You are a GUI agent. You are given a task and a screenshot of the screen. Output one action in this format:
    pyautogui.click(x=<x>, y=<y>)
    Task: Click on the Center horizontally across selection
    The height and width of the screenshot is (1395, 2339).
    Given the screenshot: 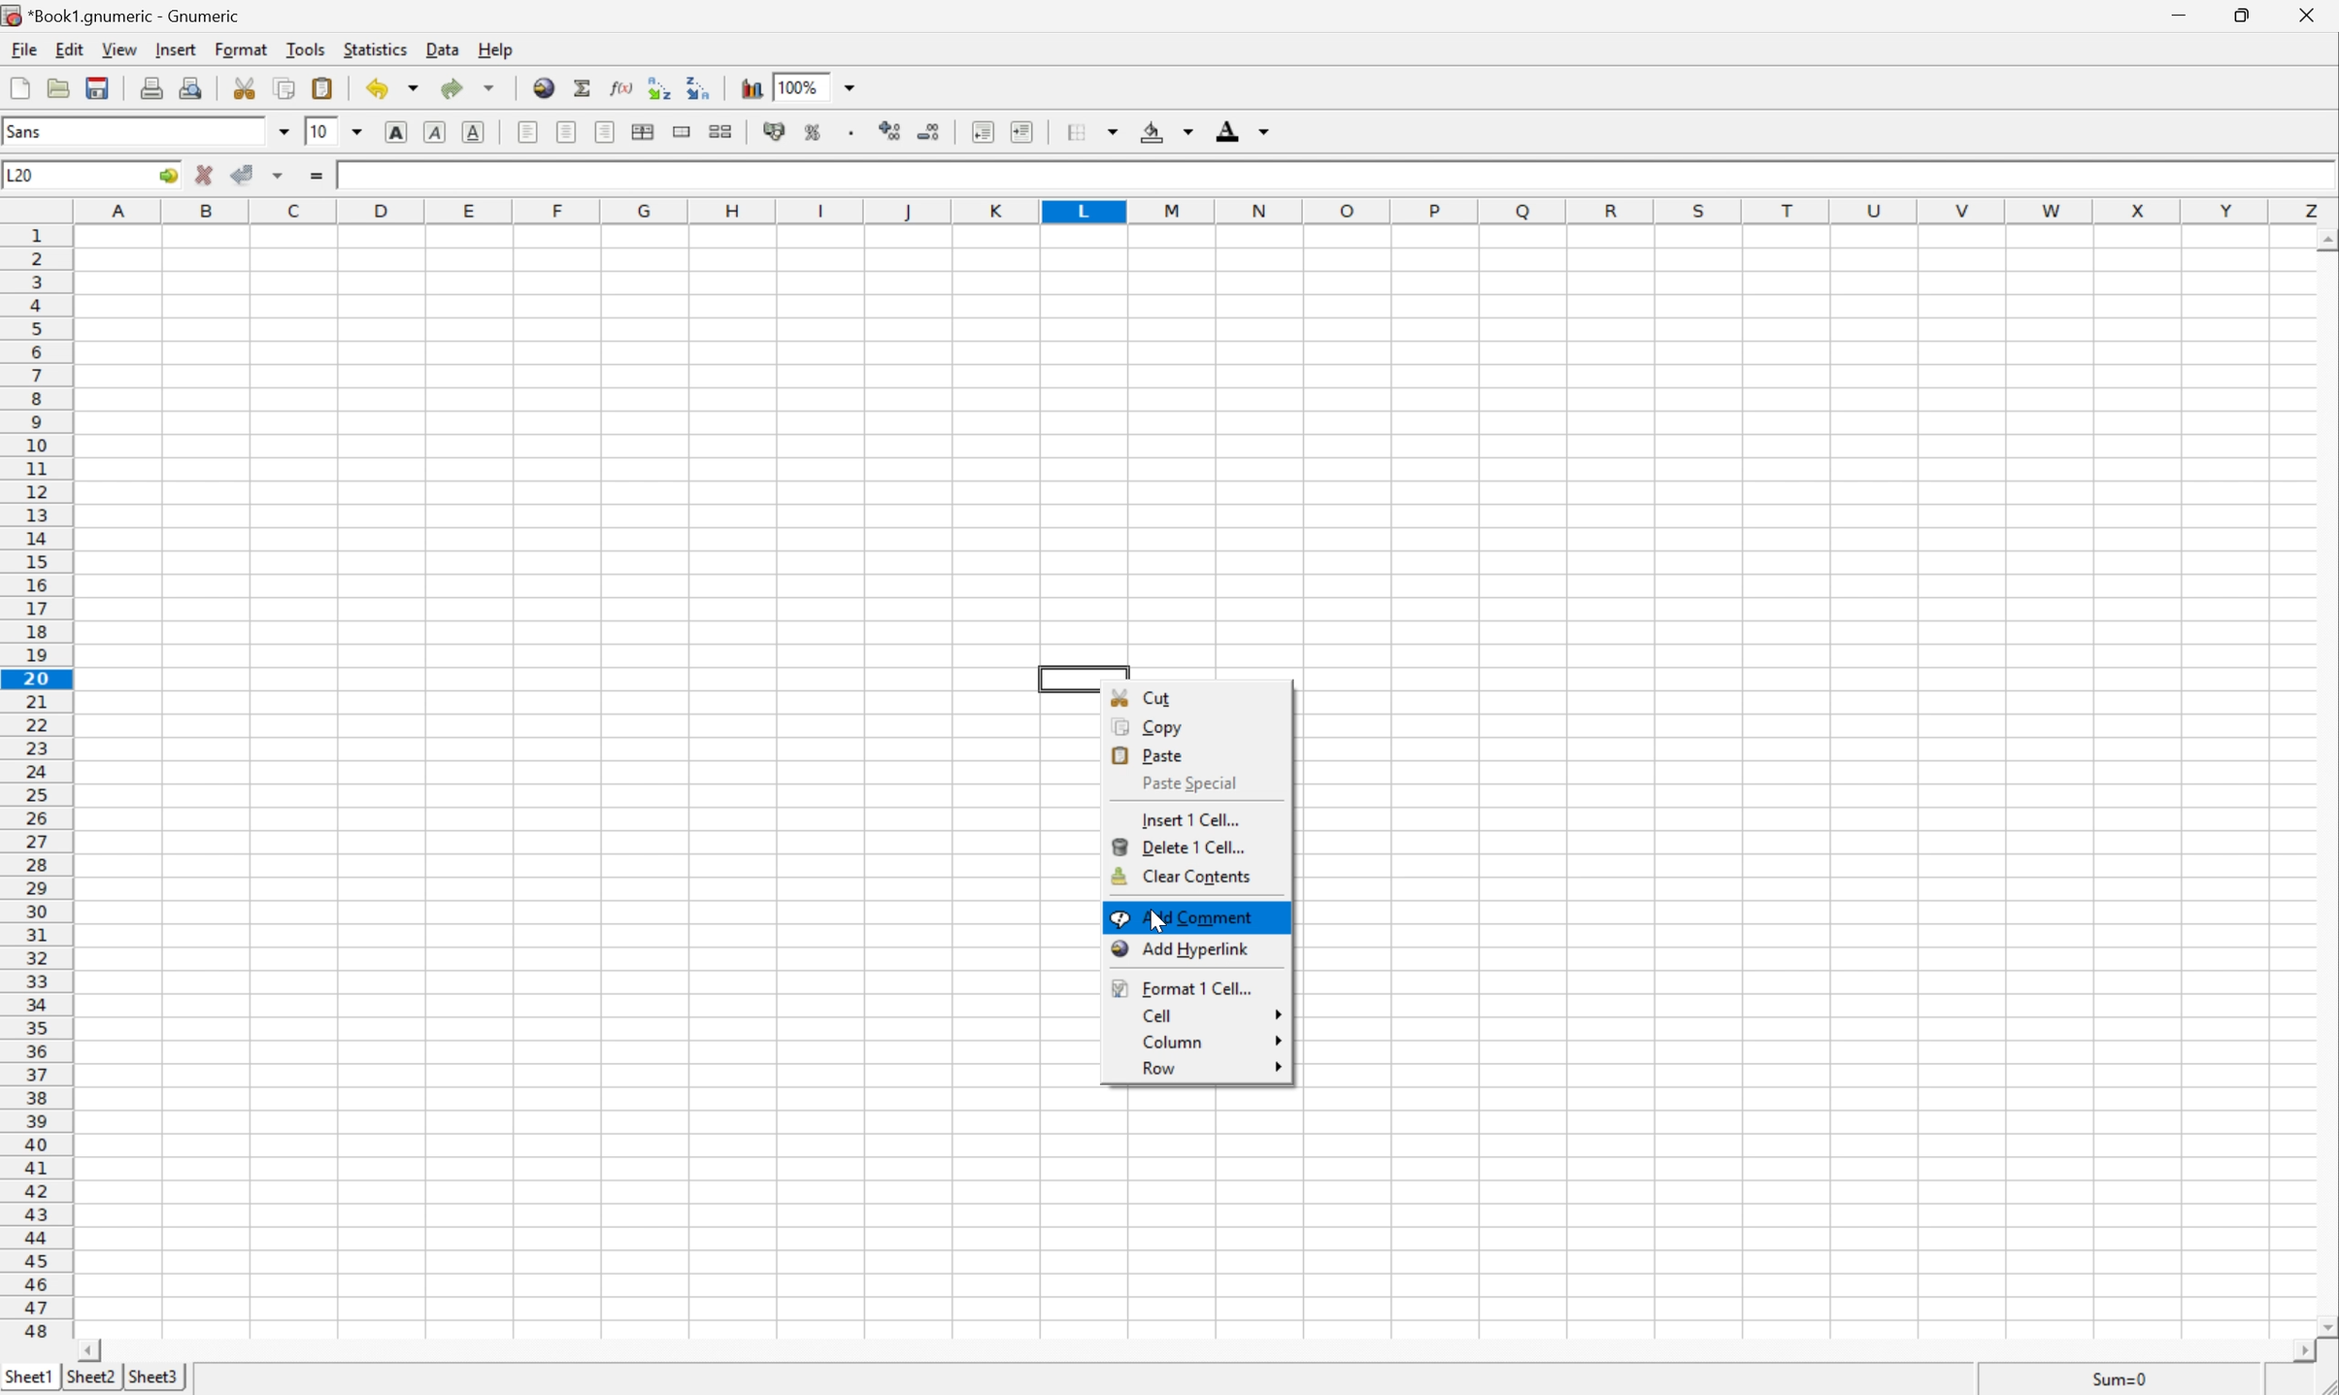 What is the action you would take?
    pyautogui.click(x=642, y=132)
    